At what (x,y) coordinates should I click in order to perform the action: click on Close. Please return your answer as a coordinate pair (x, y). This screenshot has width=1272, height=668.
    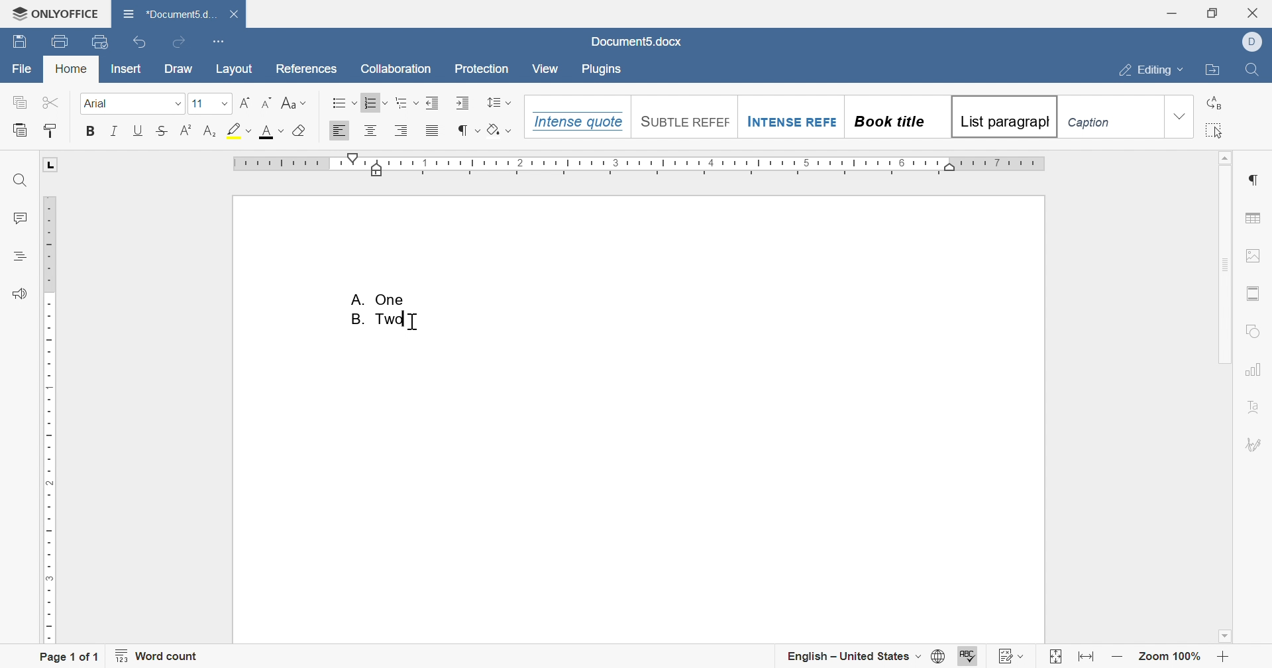
    Looking at the image, I should click on (235, 15).